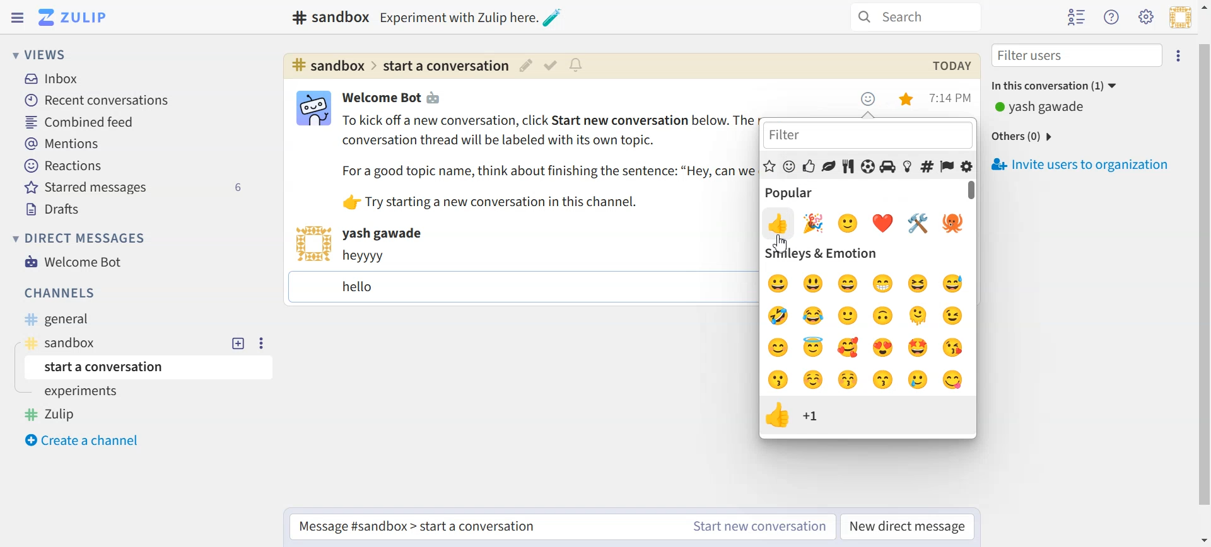 This screenshot has width=1211, height=547. Describe the element at coordinates (922, 382) in the screenshot. I see `smile with tear` at that location.